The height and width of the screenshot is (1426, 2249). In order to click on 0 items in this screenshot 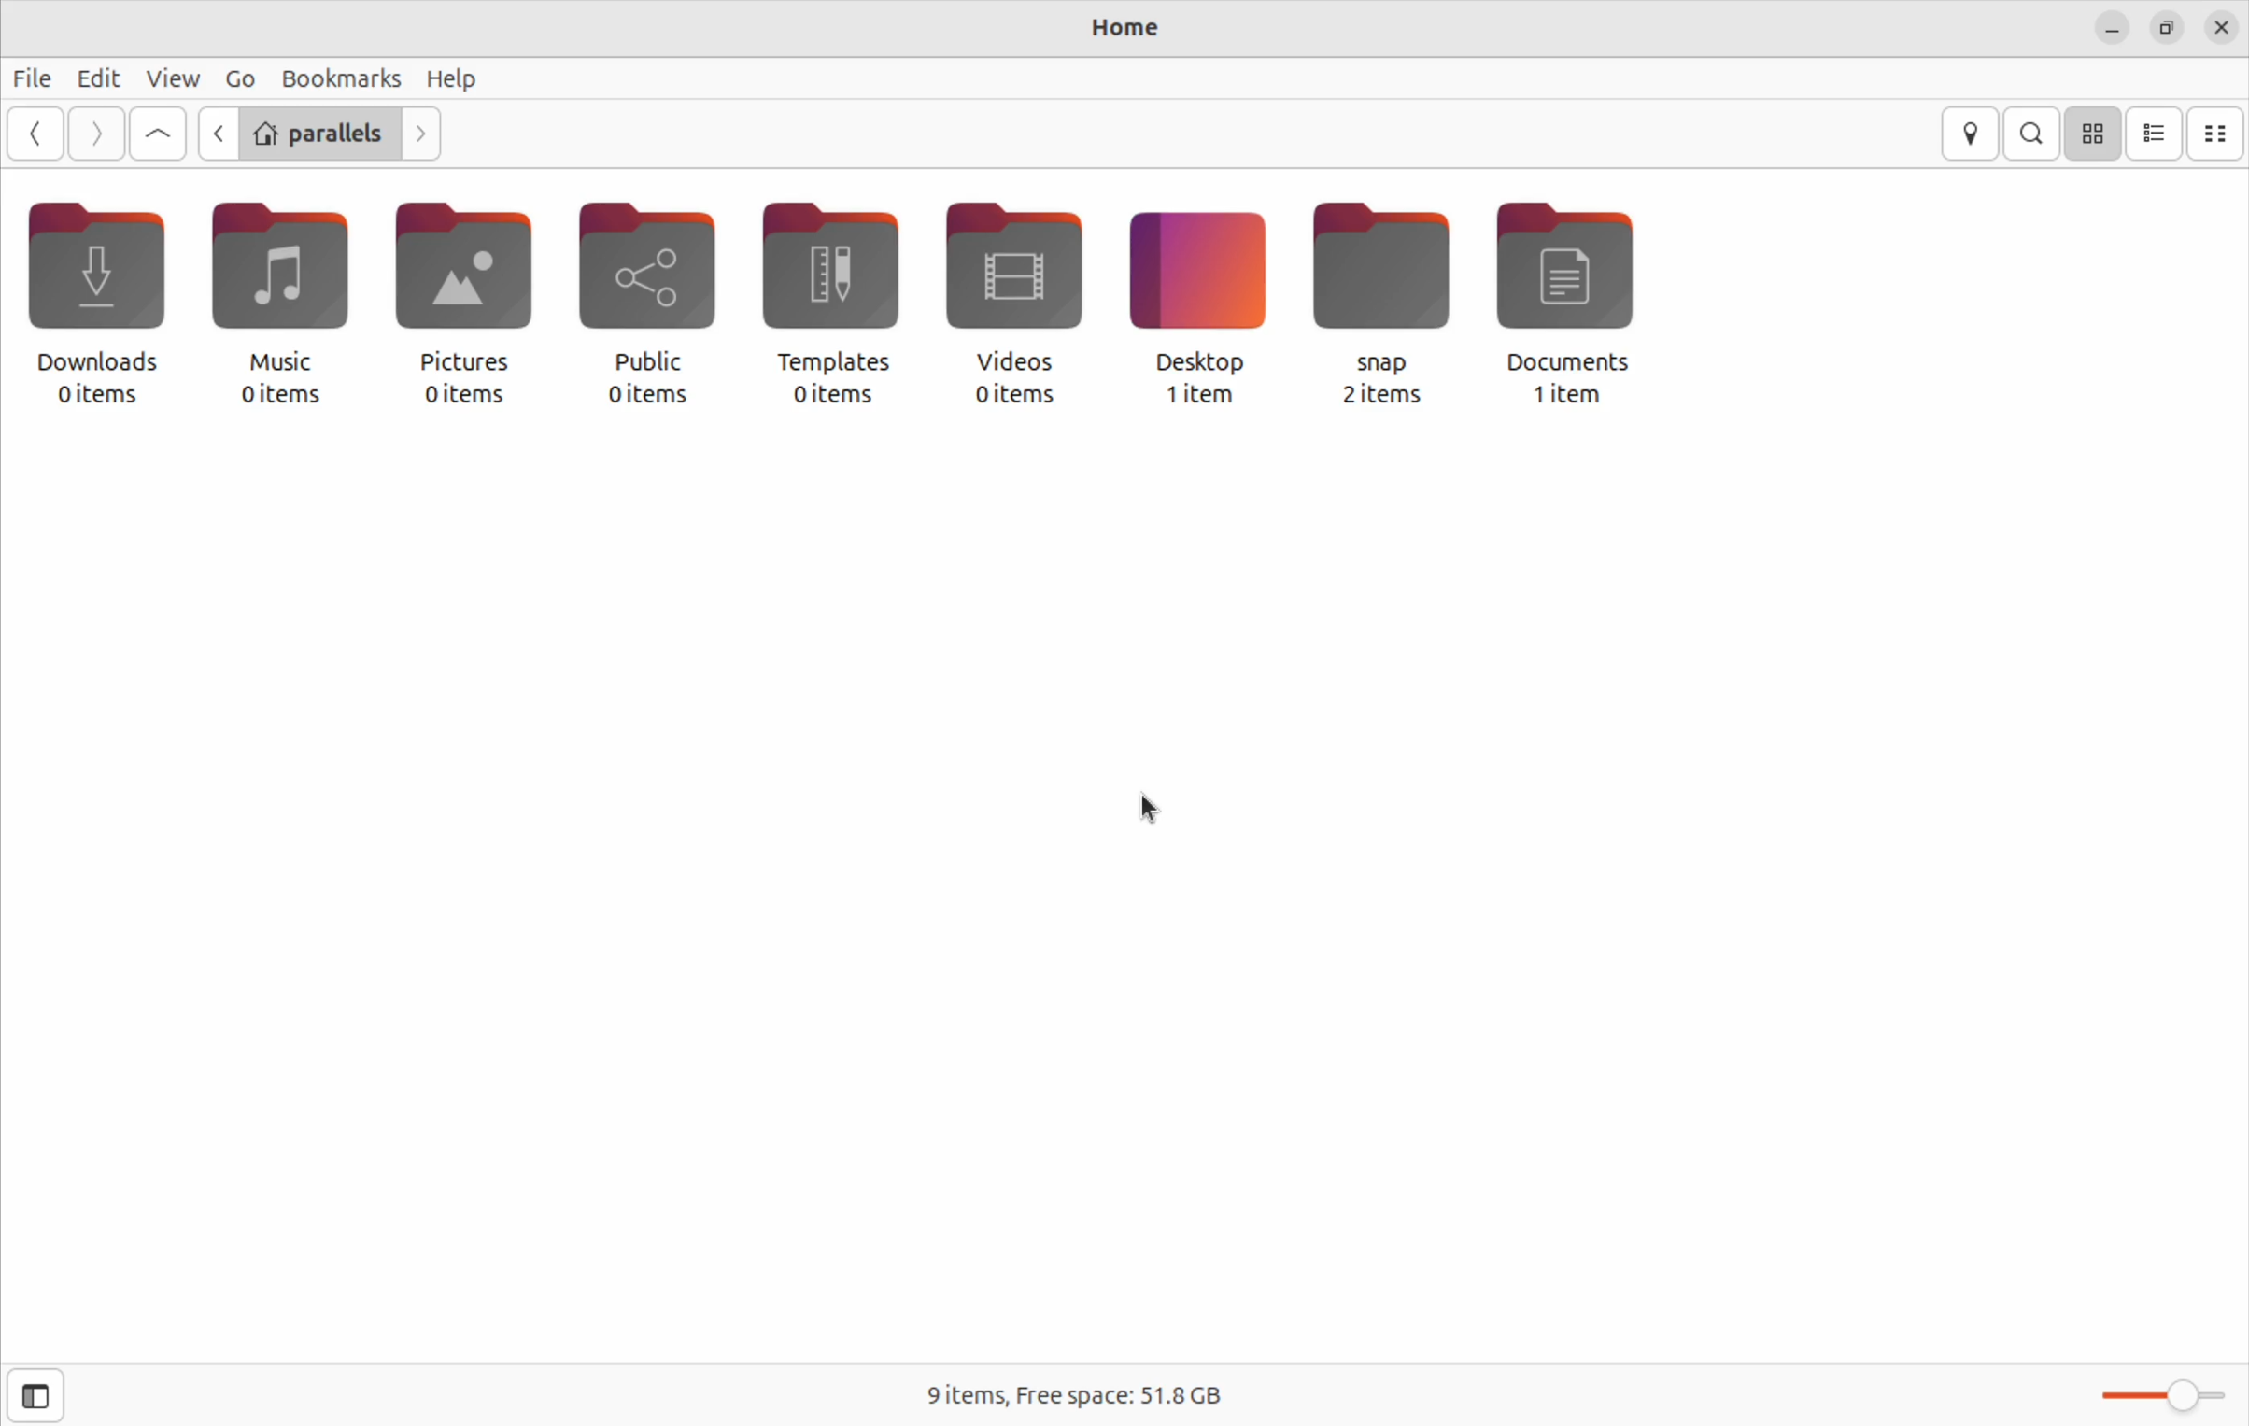, I will do `click(280, 396)`.